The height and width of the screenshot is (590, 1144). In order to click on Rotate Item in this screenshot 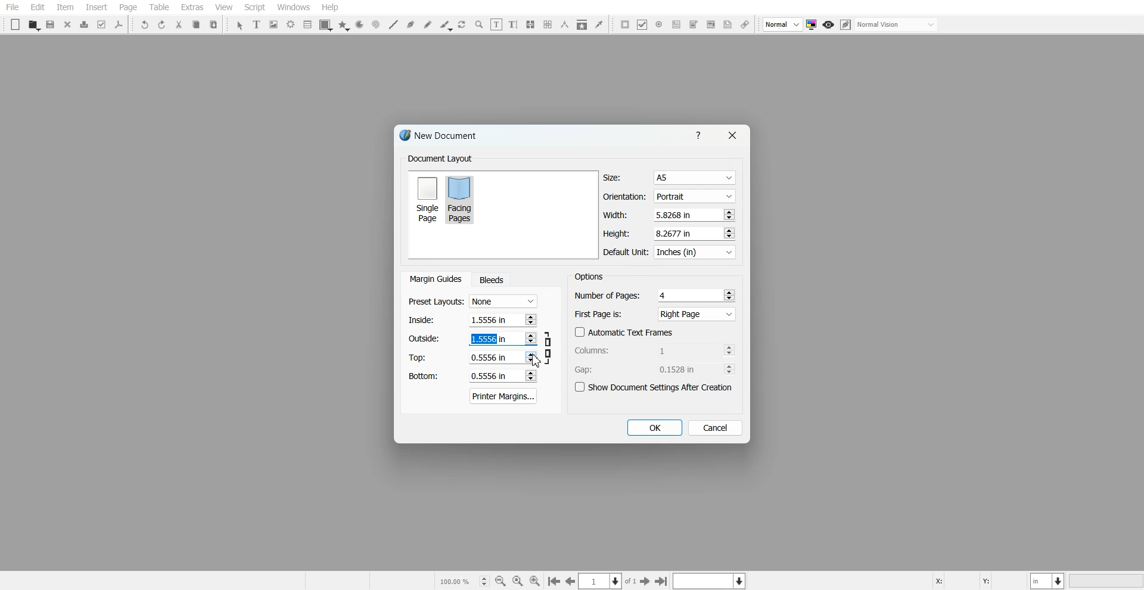, I will do `click(463, 25)`.